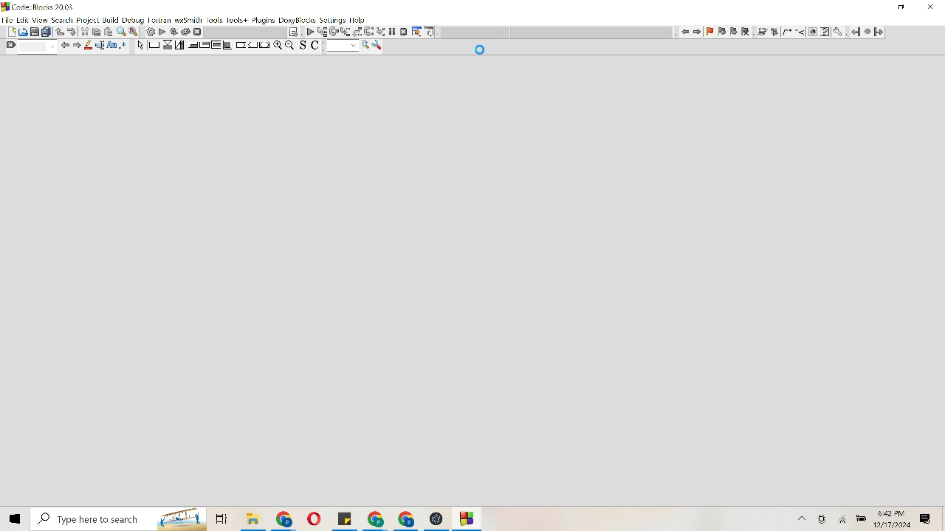 The image size is (945, 531). What do you see at coordinates (311, 32) in the screenshot?
I see `Play` at bounding box center [311, 32].